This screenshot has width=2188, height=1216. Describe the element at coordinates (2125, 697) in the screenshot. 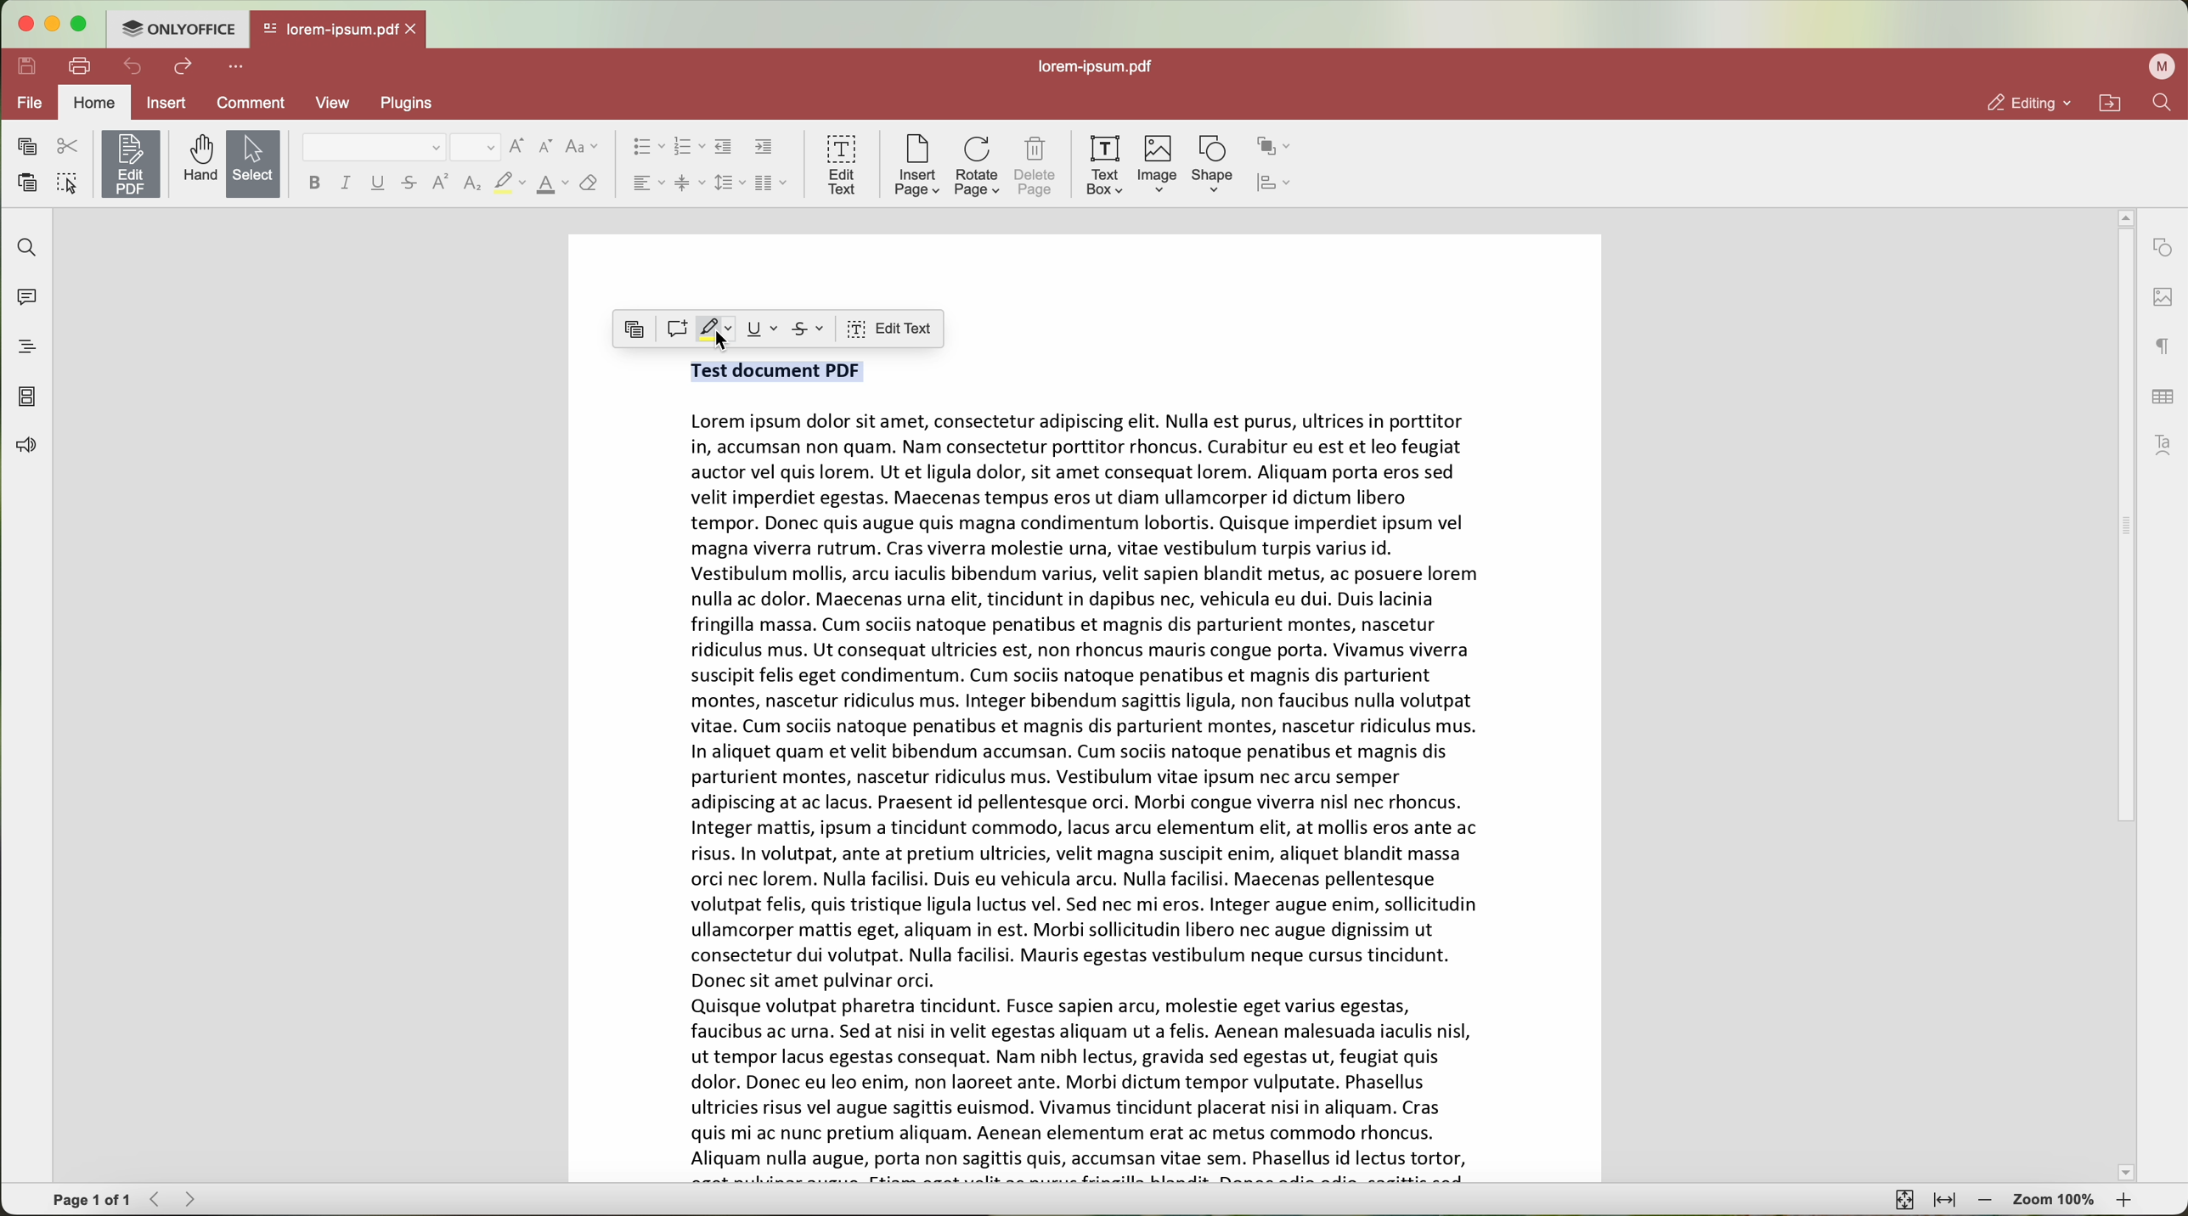

I see `scroll bar` at that location.